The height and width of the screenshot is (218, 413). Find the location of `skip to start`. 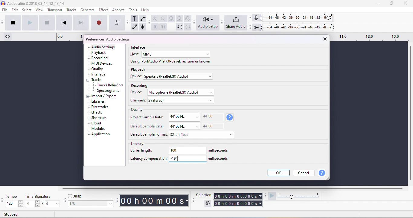

skip to start is located at coordinates (63, 22).